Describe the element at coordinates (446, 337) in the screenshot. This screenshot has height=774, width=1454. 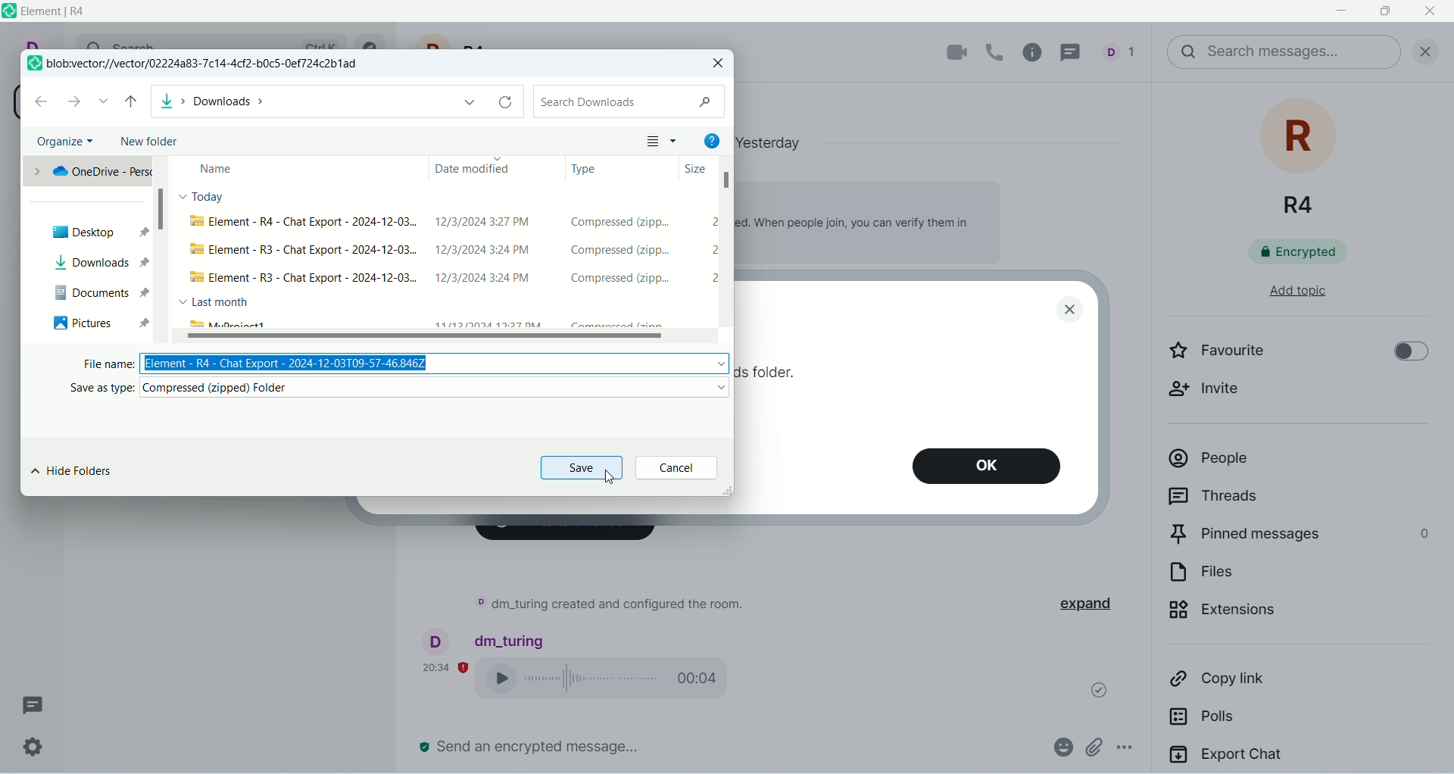
I see `horizontal scroll bar` at that location.